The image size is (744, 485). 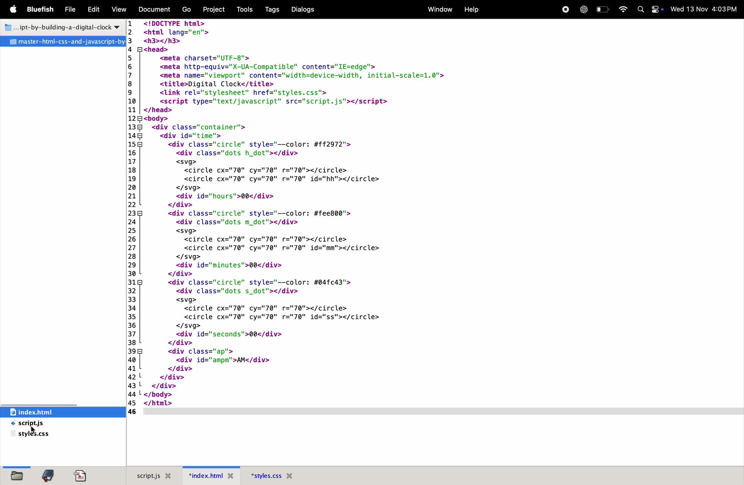 What do you see at coordinates (470, 9) in the screenshot?
I see `help` at bounding box center [470, 9].